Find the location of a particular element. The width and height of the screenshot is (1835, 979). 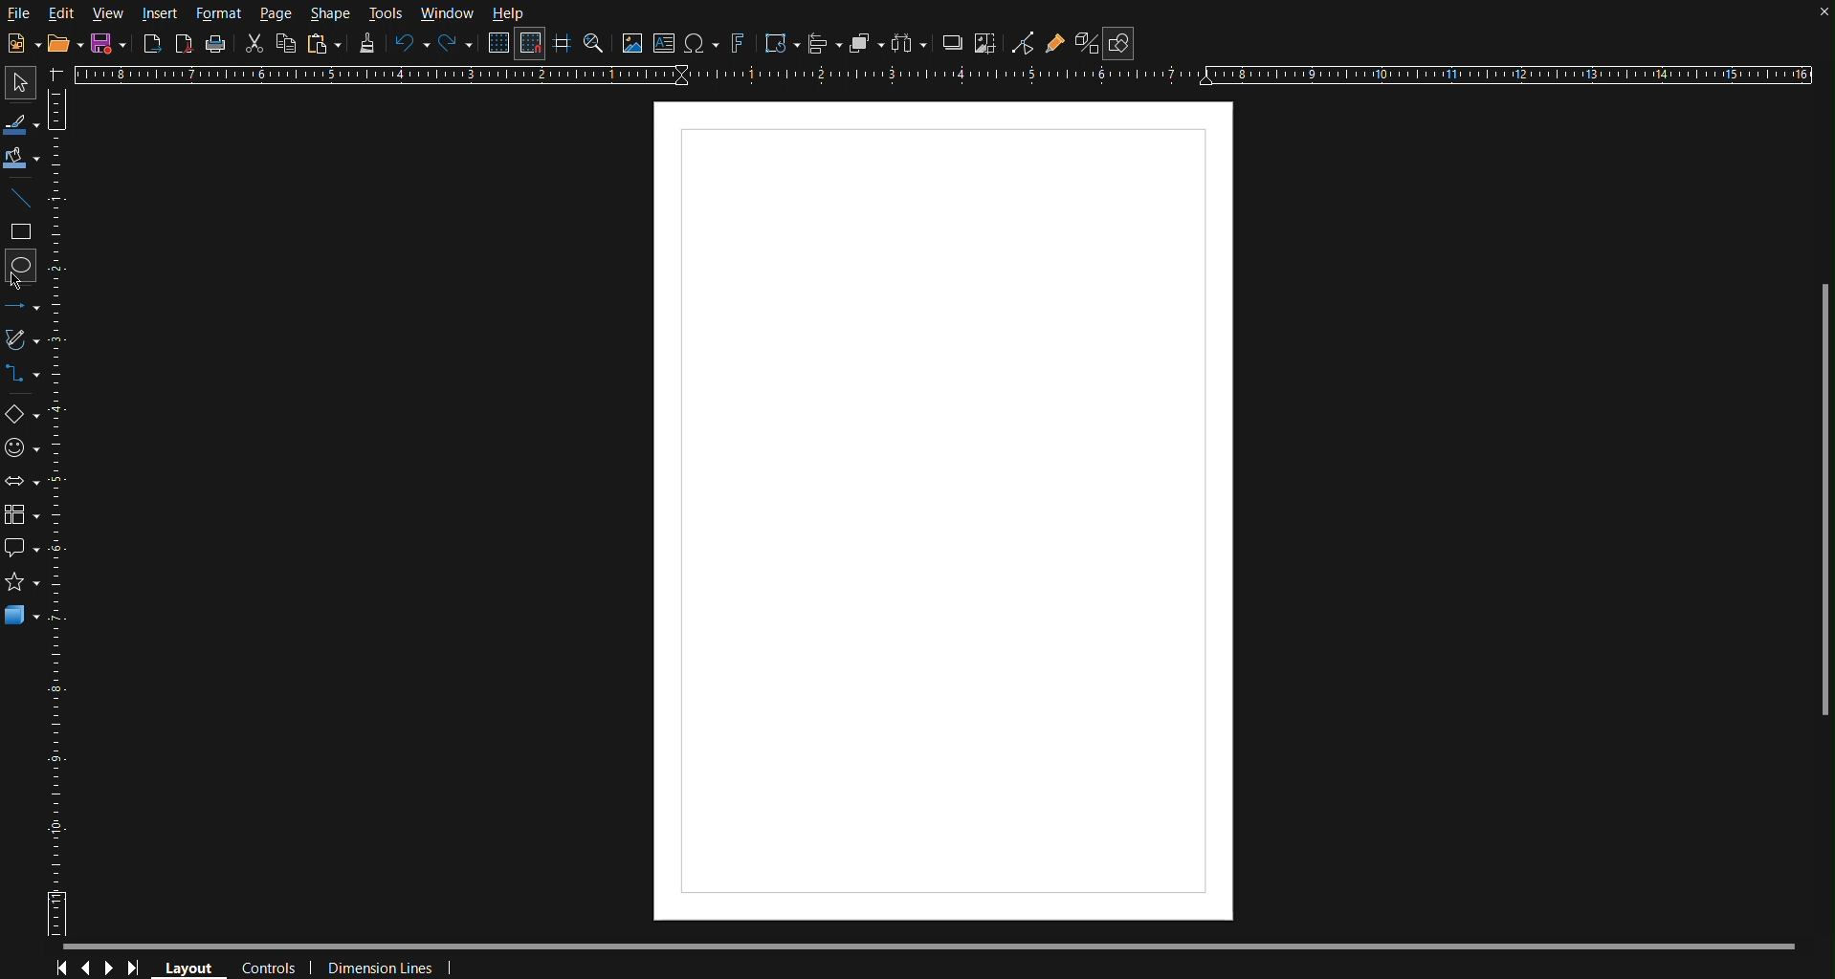

Insert Image is located at coordinates (633, 43).